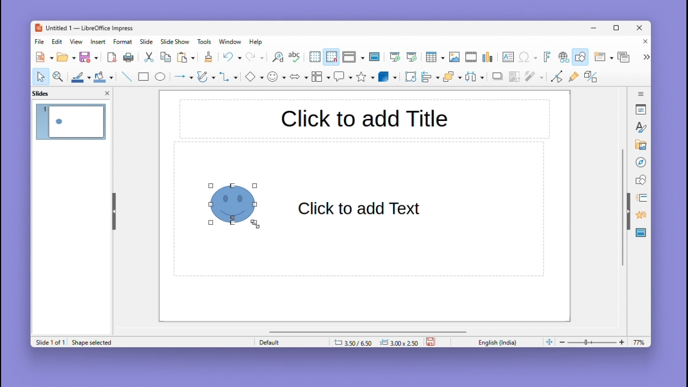 The height and width of the screenshot is (387, 688). Describe the element at coordinates (639, 145) in the screenshot. I see `Gallery` at that location.